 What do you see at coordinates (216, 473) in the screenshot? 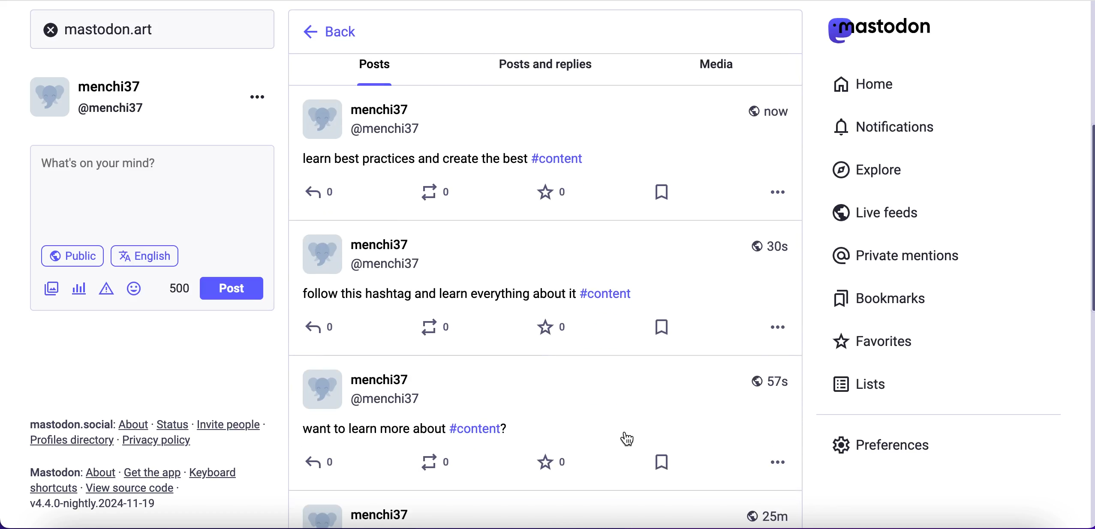
I see `keyboard` at bounding box center [216, 473].